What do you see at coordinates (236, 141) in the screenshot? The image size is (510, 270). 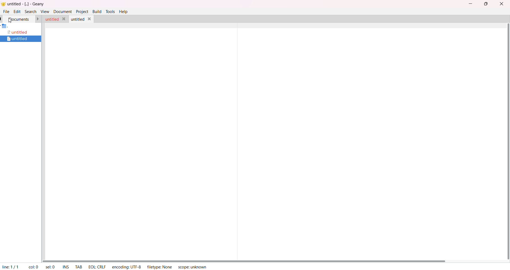 I see `separator` at bounding box center [236, 141].